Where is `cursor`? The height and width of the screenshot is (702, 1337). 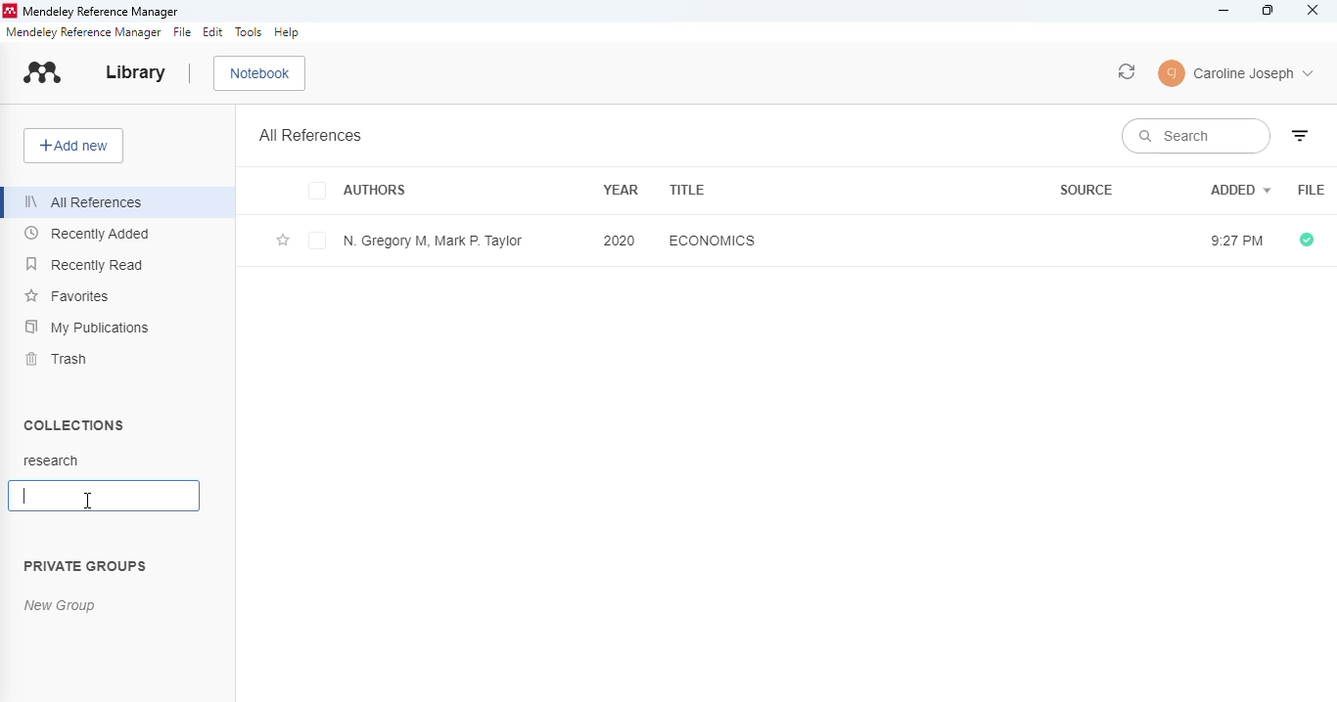
cursor is located at coordinates (88, 501).